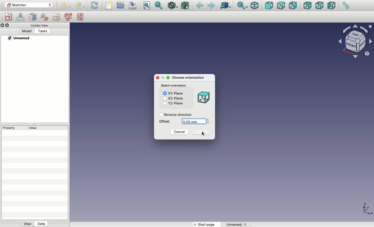 The image size is (374, 227). Describe the element at coordinates (109, 5) in the screenshot. I see `New` at that location.